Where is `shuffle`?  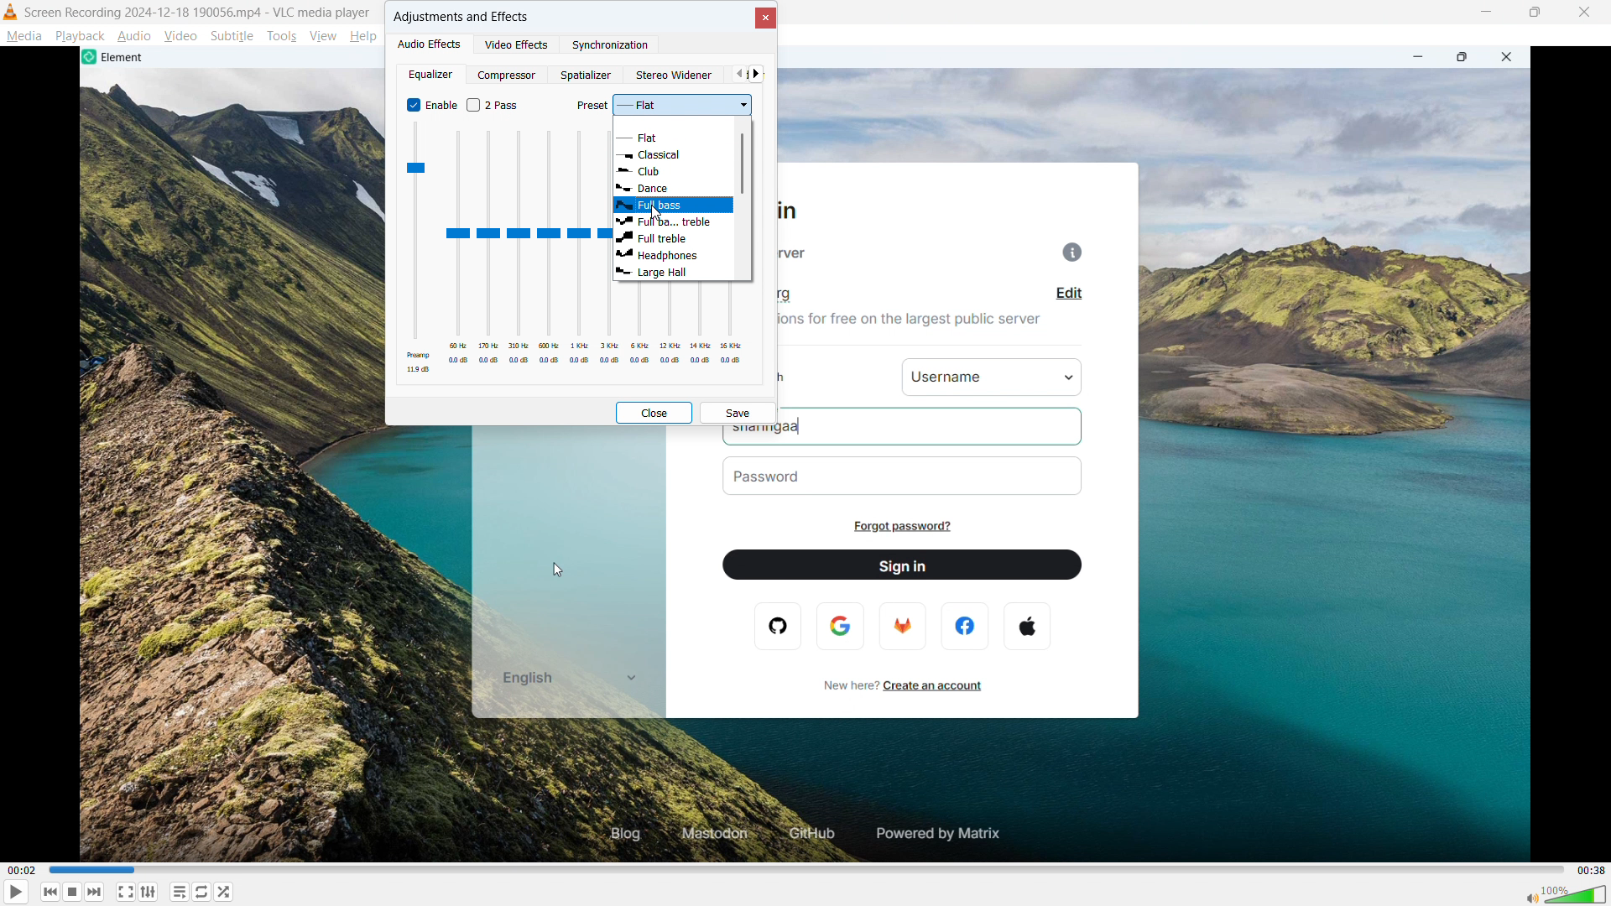
shuffle is located at coordinates (229, 892).